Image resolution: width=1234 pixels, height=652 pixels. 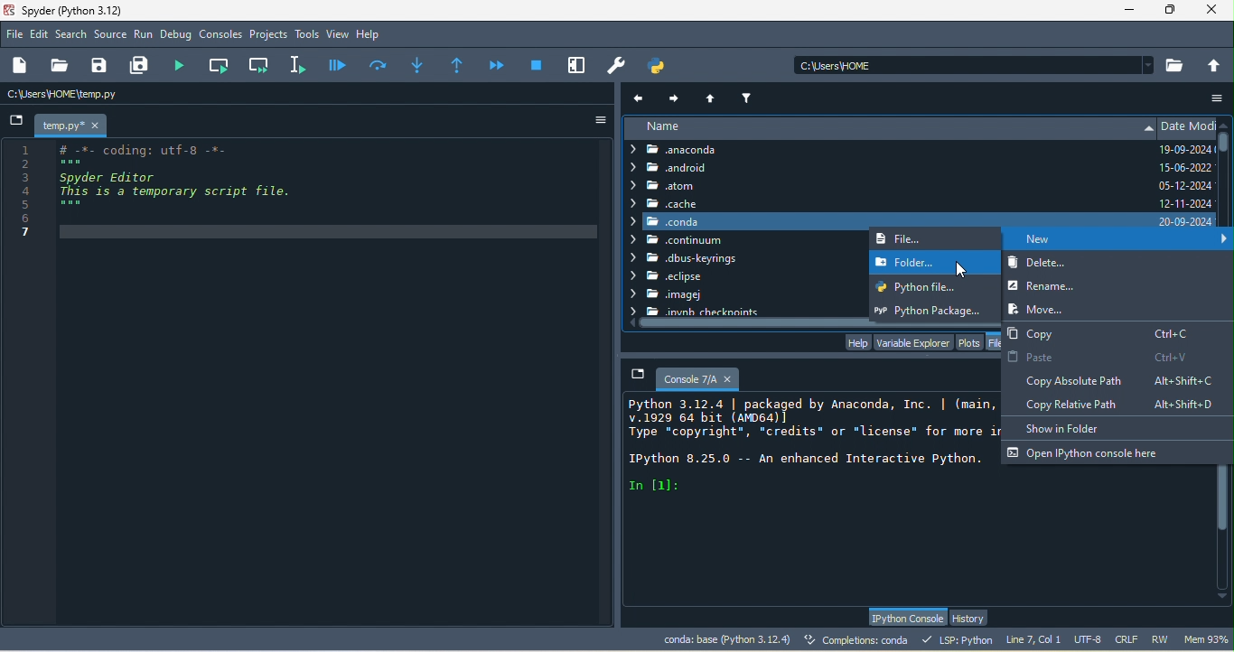 What do you see at coordinates (888, 220) in the screenshot?
I see `conda` at bounding box center [888, 220].